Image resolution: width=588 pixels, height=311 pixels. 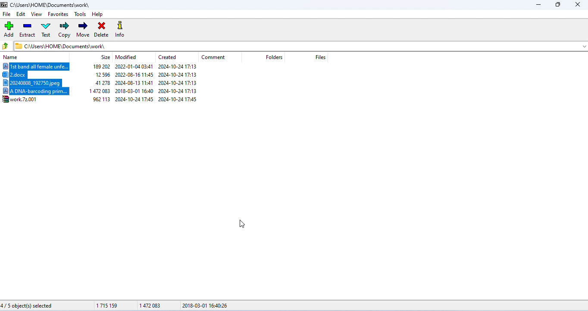 I want to click on size, so click(x=105, y=57).